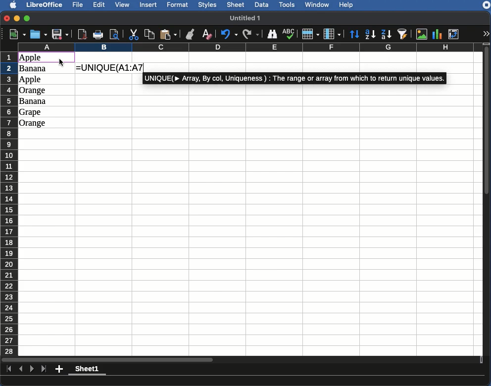  What do you see at coordinates (33, 91) in the screenshot?
I see `Orange` at bounding box center [33, 91].